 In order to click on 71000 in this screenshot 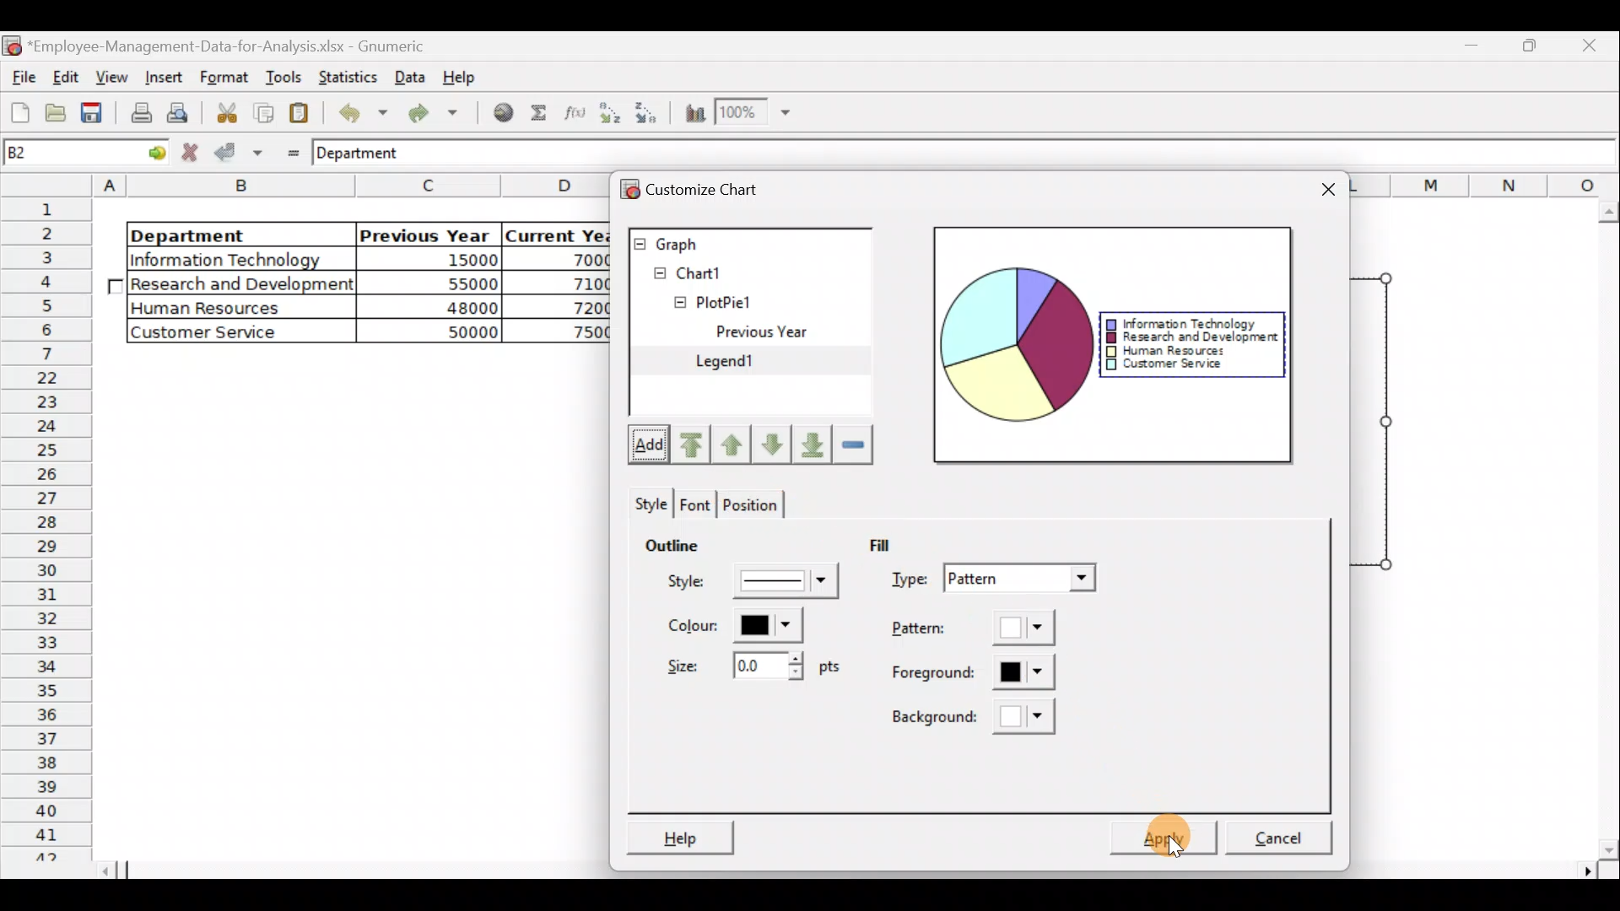, I will do `click(577, 283)`.